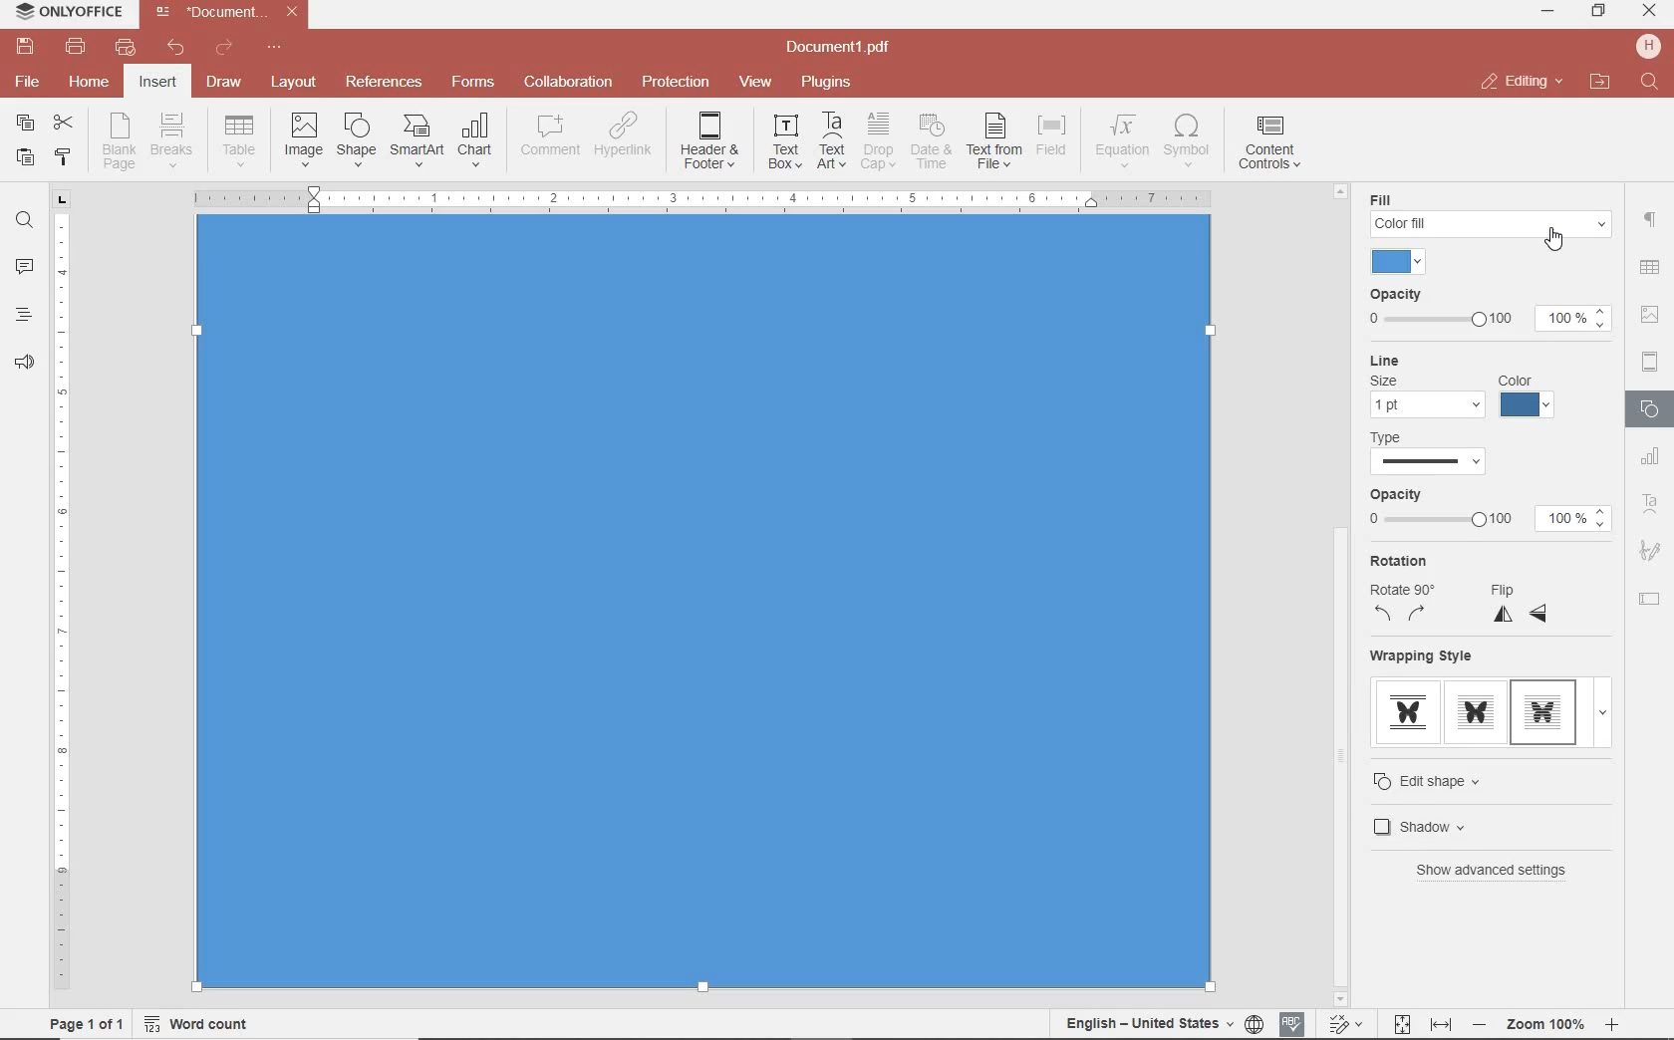 The height and width of the screenshot is (1040, 1674). I want to click on tab stop, so click(63, 198).